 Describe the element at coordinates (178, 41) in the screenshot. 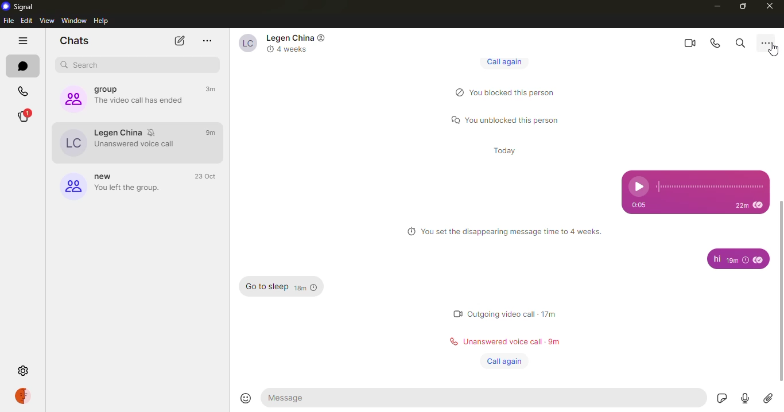

I see `new chat` at that location.